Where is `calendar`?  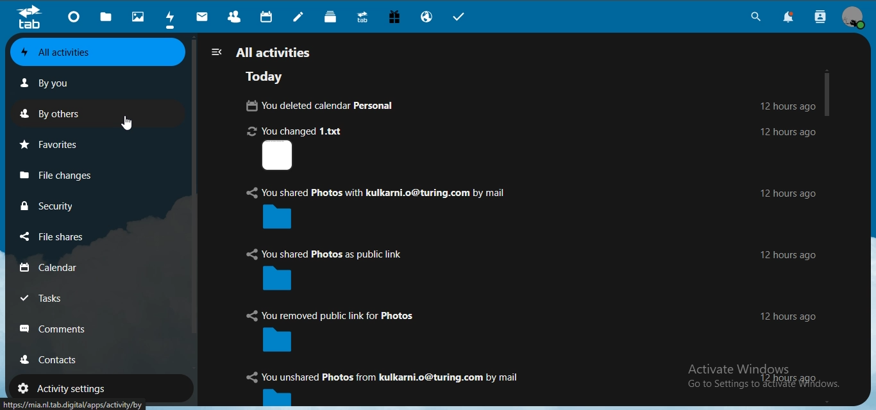
calendar is located at coordinates (55, 266).